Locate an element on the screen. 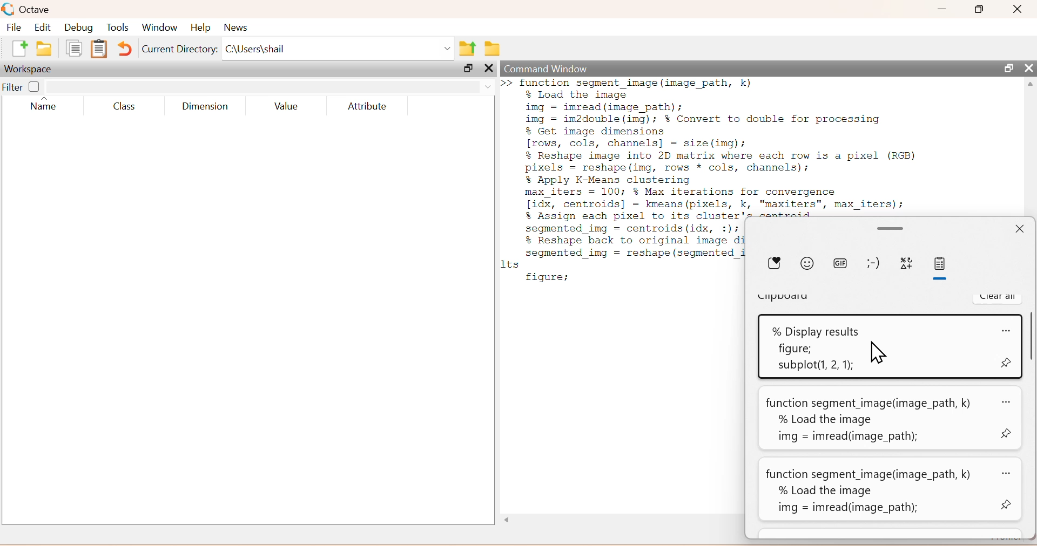 The image size is (1037, 546). emoji is located at coordinates (878, 262).